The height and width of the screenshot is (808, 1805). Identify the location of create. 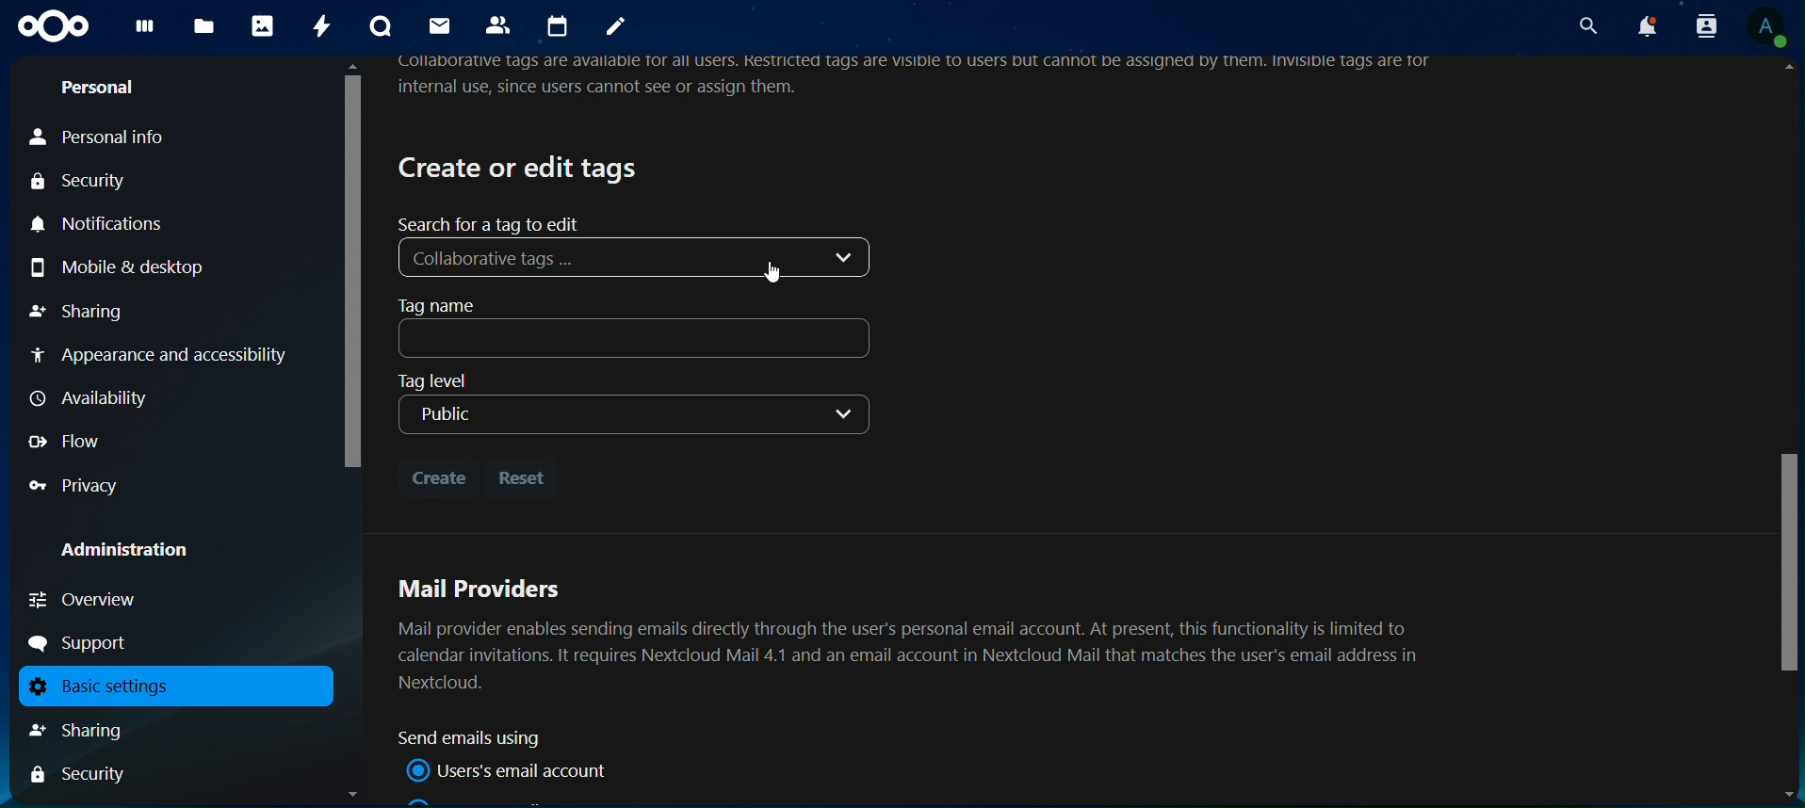
(438, 474).